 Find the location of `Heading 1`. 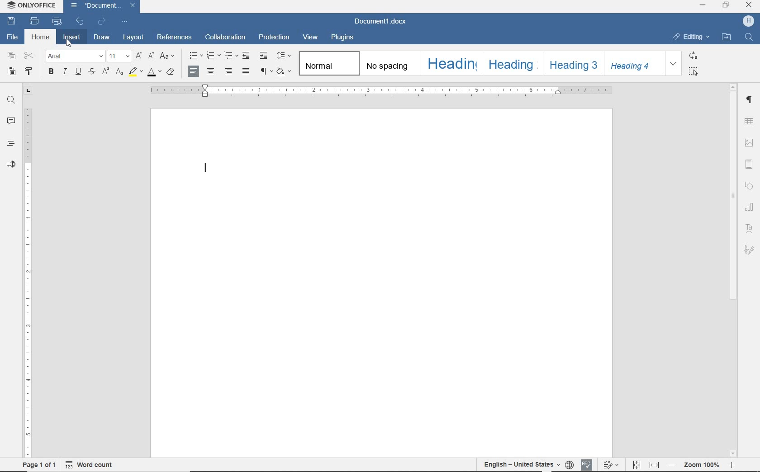

Heading 1 is located at coordinates (451, 64).